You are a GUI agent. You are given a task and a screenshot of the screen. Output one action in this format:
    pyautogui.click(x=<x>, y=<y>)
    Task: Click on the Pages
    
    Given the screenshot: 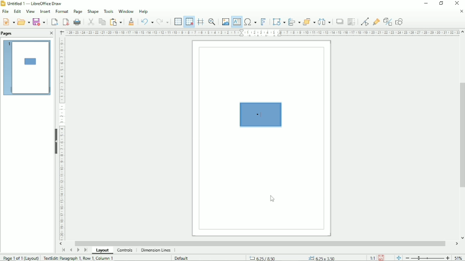 What is the action you would take?
    pyautogui.click(x=7, y=34)
    